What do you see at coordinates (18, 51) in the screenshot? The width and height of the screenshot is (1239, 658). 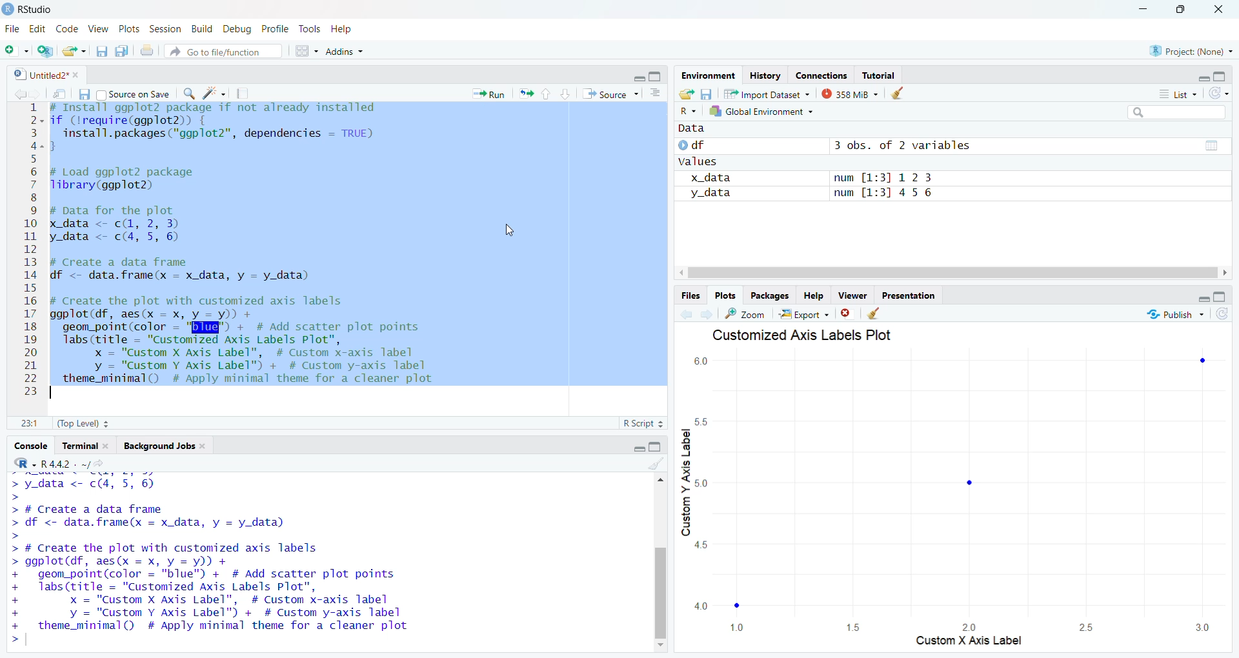 I see `add` at bounding box center [18, 51].